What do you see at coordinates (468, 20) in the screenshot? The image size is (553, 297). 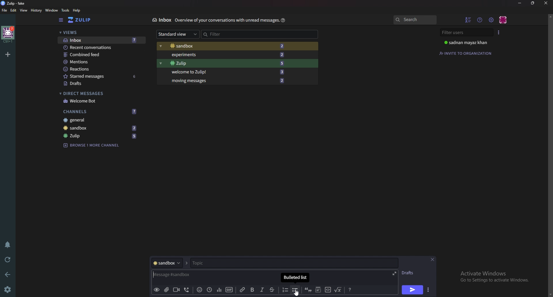 I see `Hide user list` at bounding box center [468, 20].